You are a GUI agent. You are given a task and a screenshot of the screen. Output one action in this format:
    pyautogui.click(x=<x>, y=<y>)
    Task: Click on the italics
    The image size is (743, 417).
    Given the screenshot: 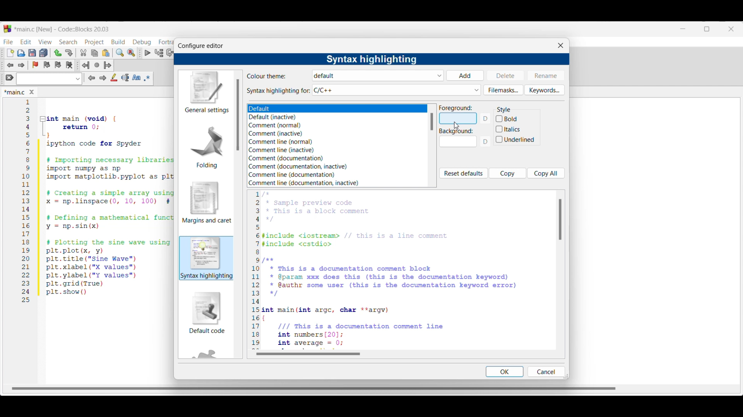 What is the action you would take?
    pyautogui.click(x=508, y=129)
    